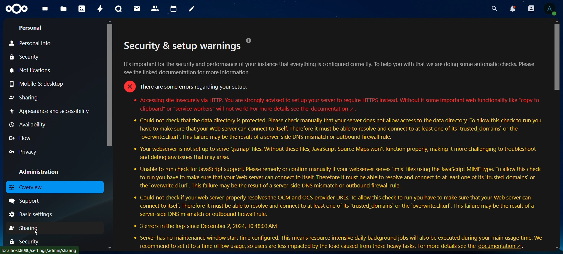  Describe the element at coordinates (26, 227) in the screenshot. I see `sharing` at that location.